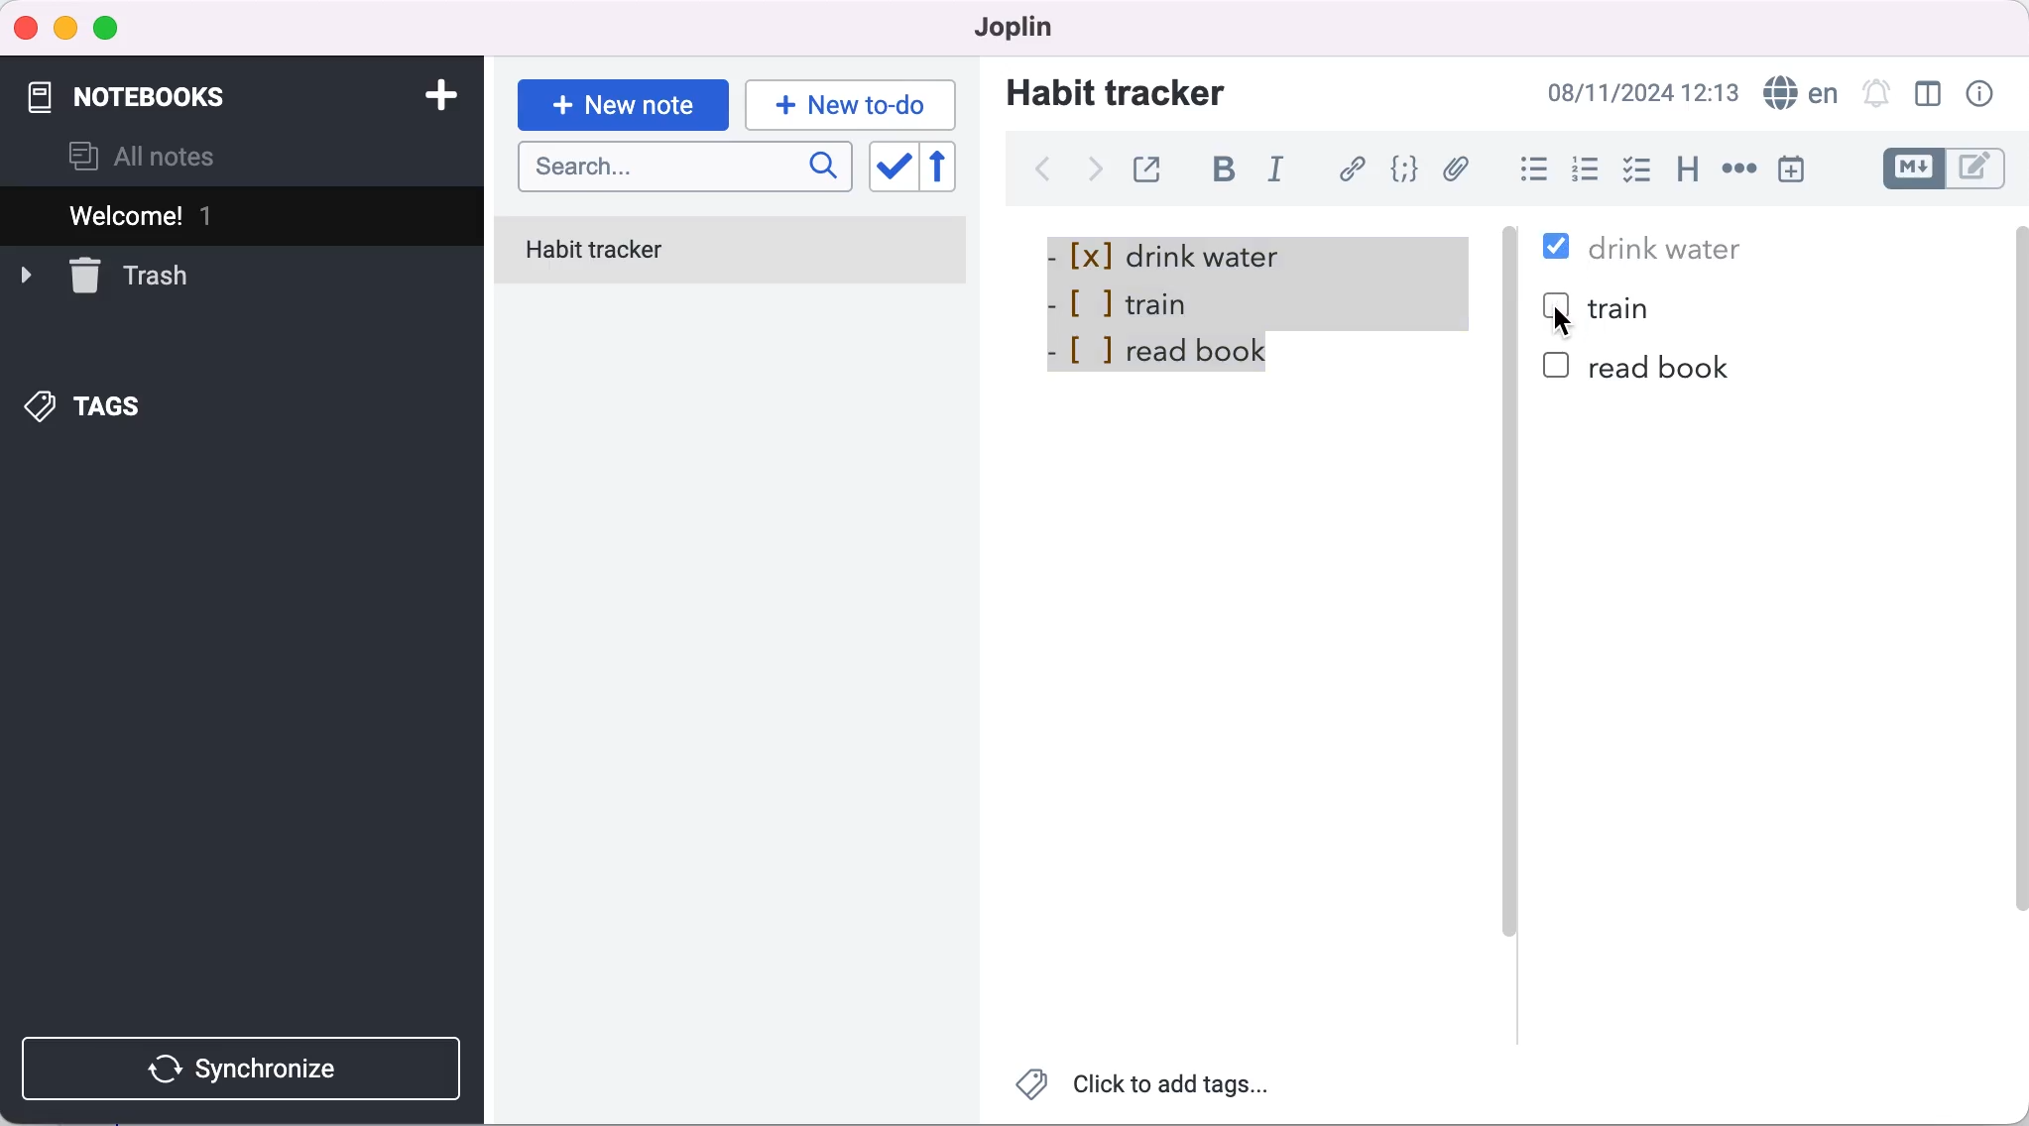 The width and height of the screenshot is (2029, 1126). Describe the element at coordinates (1145, 1089) in the screenshot. I see `click to add tags` at that location.